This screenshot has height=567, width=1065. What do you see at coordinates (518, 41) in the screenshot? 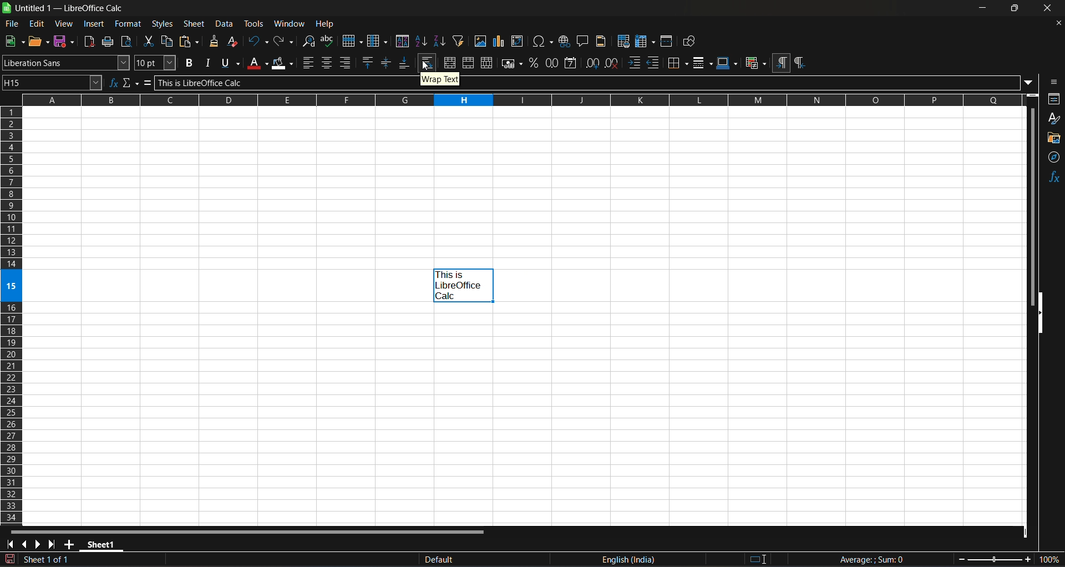
I see `insert or edit pivot table` at bounding box center [518, 41].